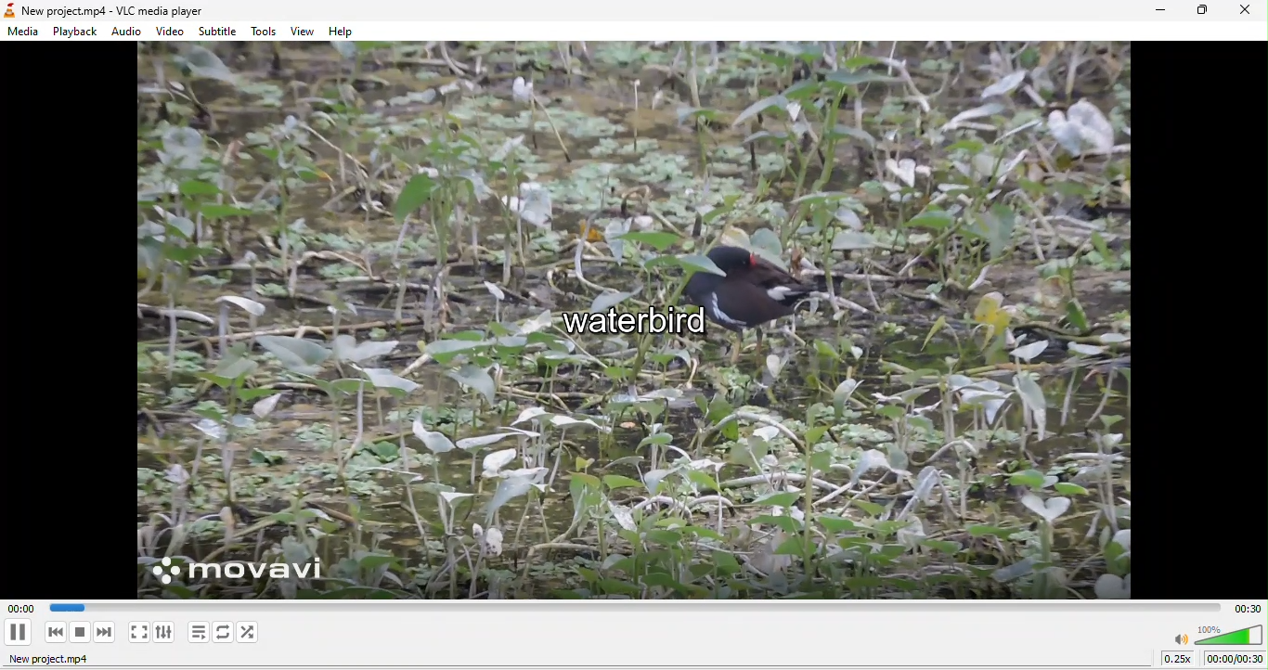 The width and height of the screenshot is (1268, 670). What do you see at coordinates (346, 31) in the screenshot?
I see `help` at bounding box center [346, 31].